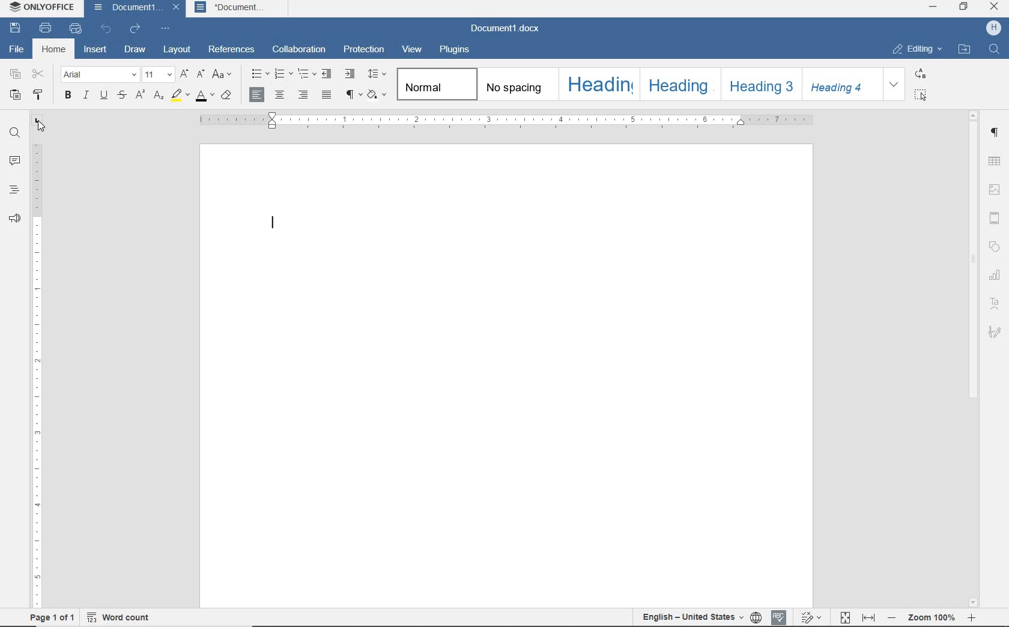 The image size is (1009, 627). I want to click on REDO, so click(134, 29).